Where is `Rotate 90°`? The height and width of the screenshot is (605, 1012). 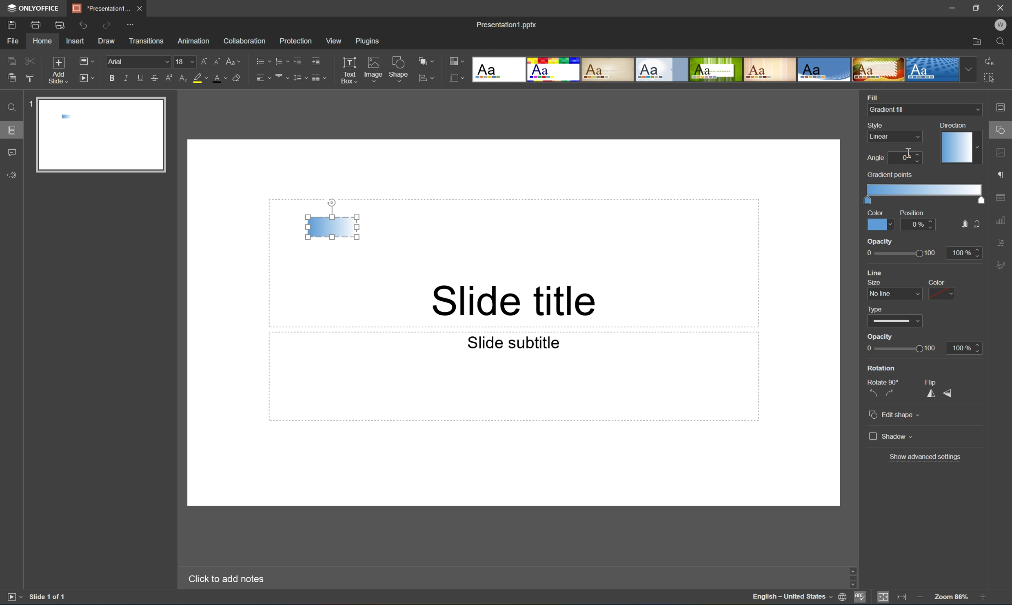 Rotate 90° is located at coordinates (884, 381).